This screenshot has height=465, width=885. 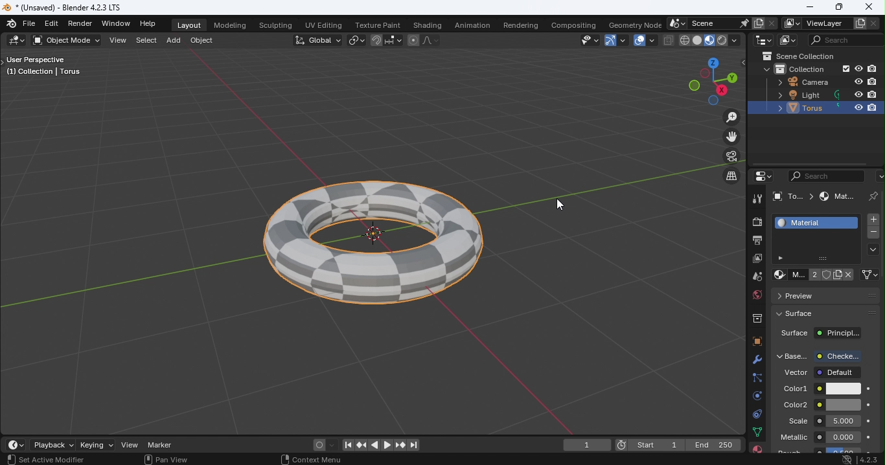 I want to click on Active modifier, so click(x=58, y=460).